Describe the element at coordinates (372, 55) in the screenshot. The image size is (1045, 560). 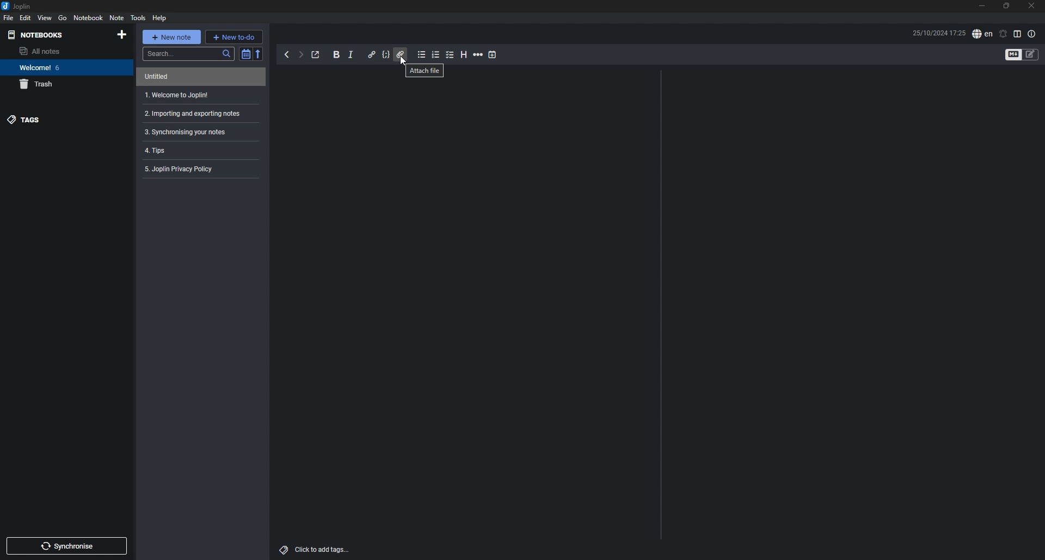
I see `add hyperlink` at that location.